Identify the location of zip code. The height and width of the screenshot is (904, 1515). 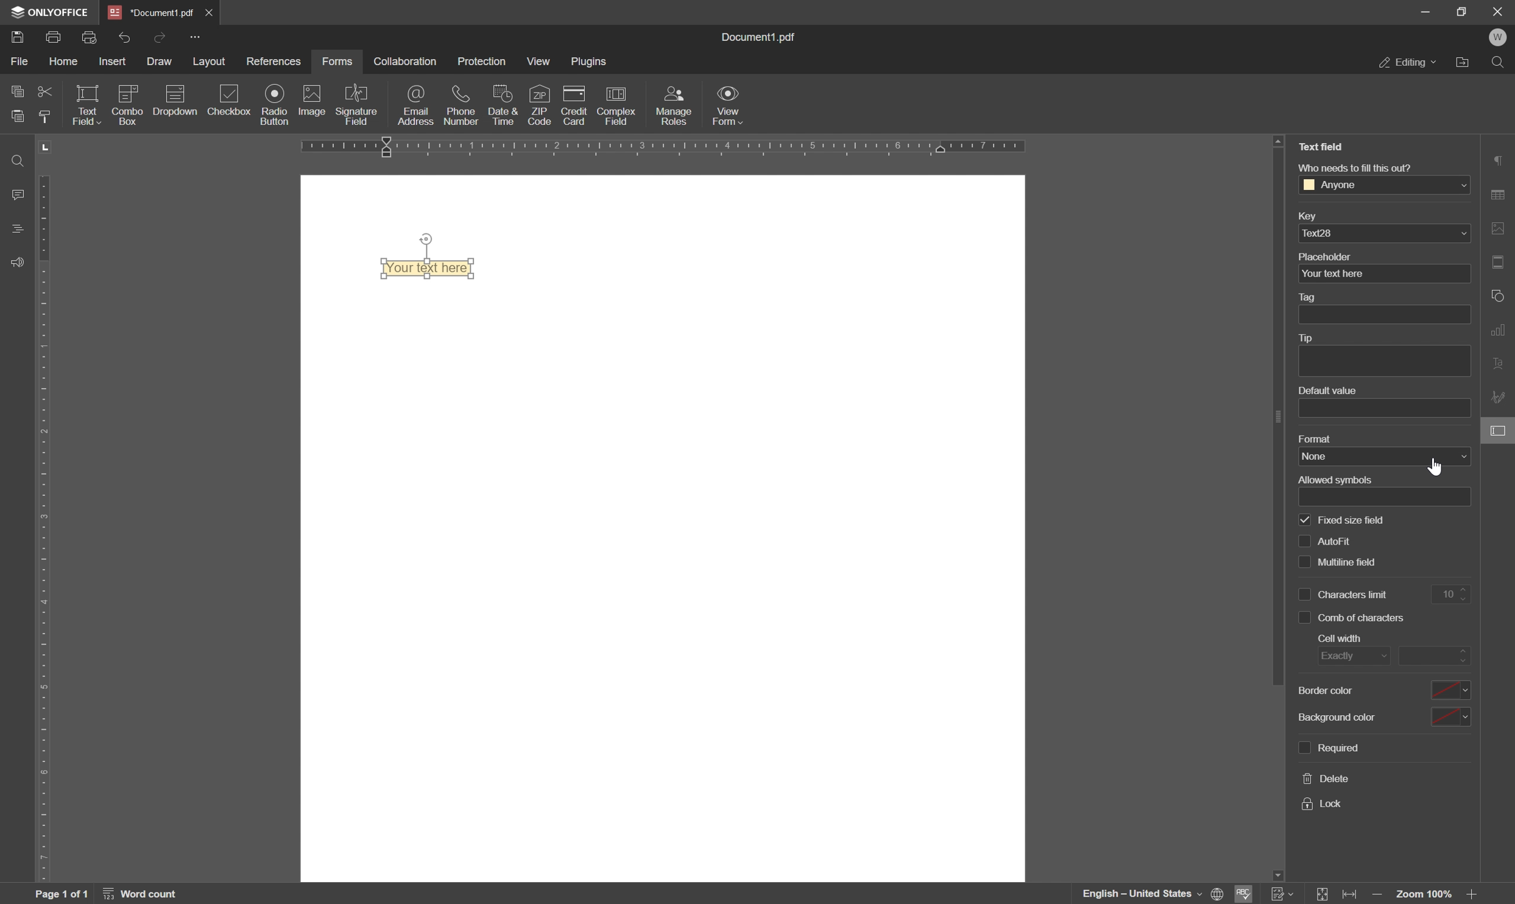
(540, 106).